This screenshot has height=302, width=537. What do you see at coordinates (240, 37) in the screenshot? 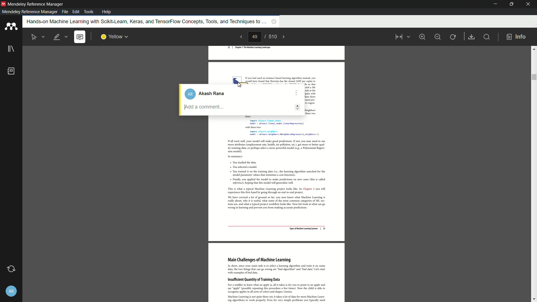
I see `previous page` at bounding box center [240, 37].